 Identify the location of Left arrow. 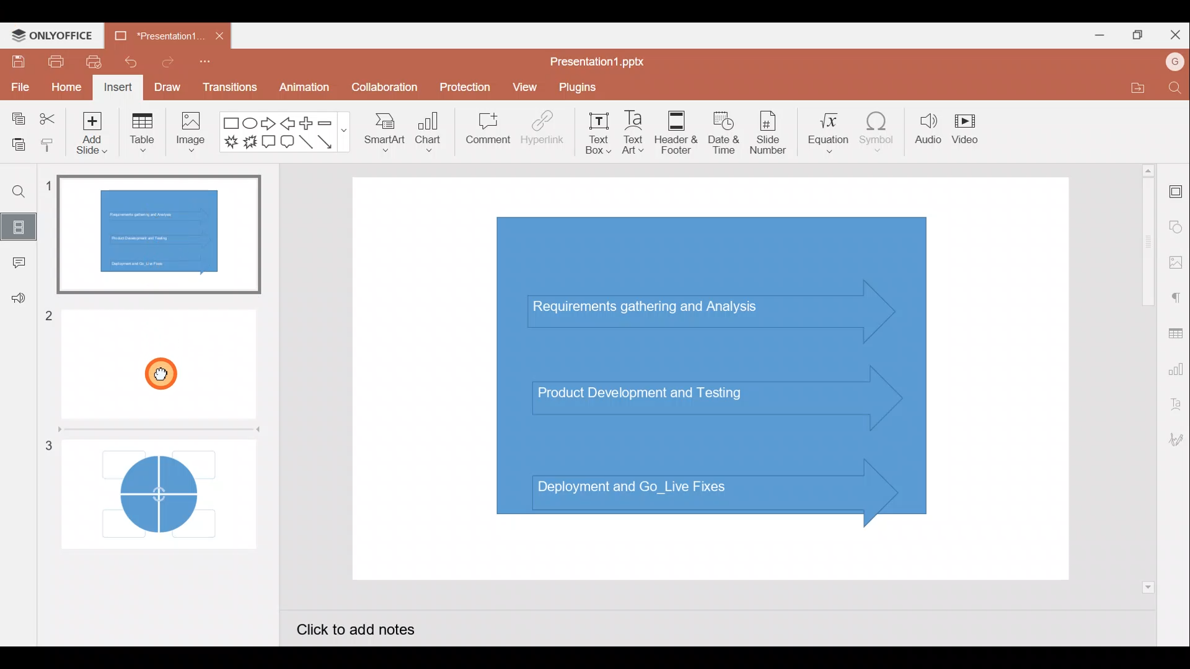
(287, 124).